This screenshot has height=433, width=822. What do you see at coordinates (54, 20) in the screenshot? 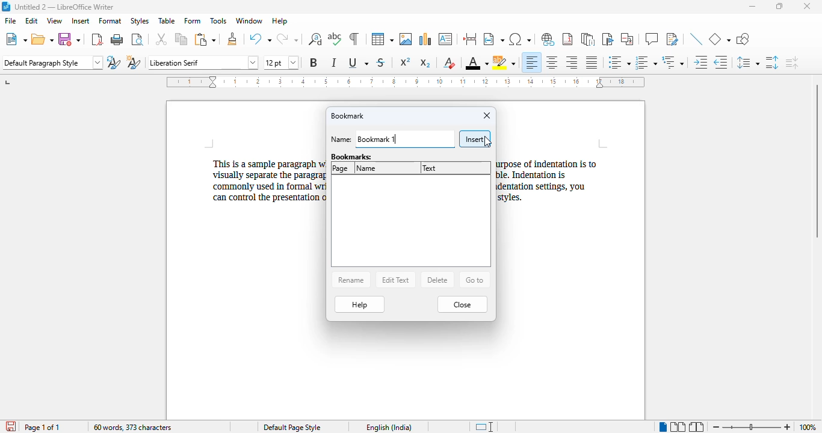
I see `view` at bounding box center [54, 20].